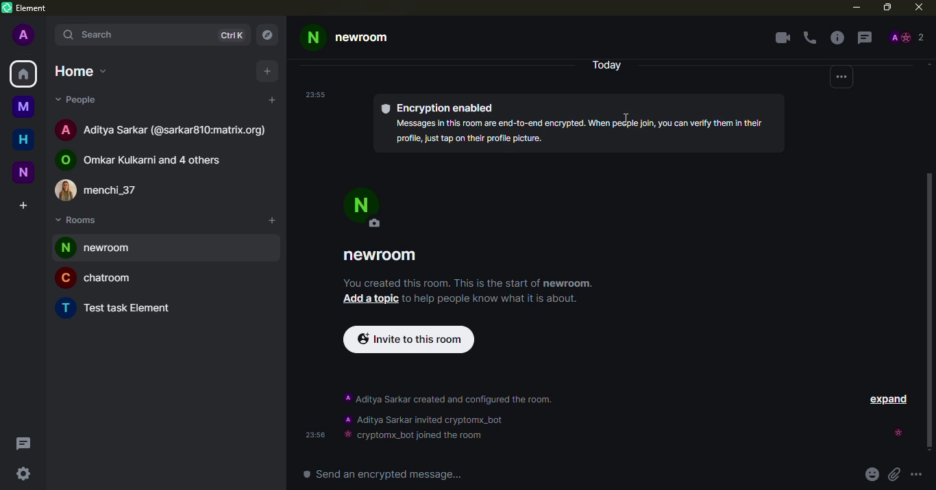 The width and height of the screenshot is (936, 490). I want to click on time, so click(311, 435).